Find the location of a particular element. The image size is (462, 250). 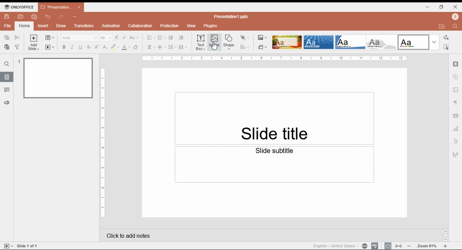

collaboration is located at coordinates (140, 26).